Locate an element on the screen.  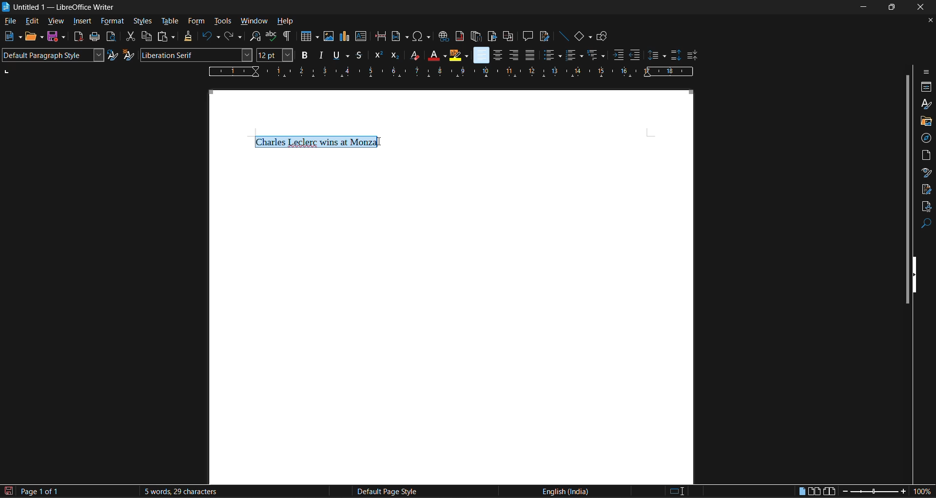
zoom factor is located at coordinates (924, 491).